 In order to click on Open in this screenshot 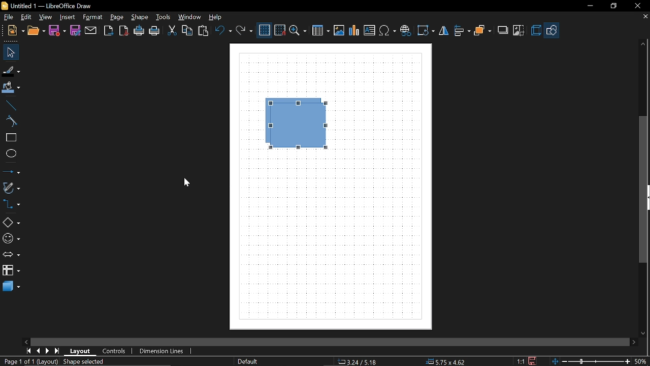, I will do `click(37, 32)`.